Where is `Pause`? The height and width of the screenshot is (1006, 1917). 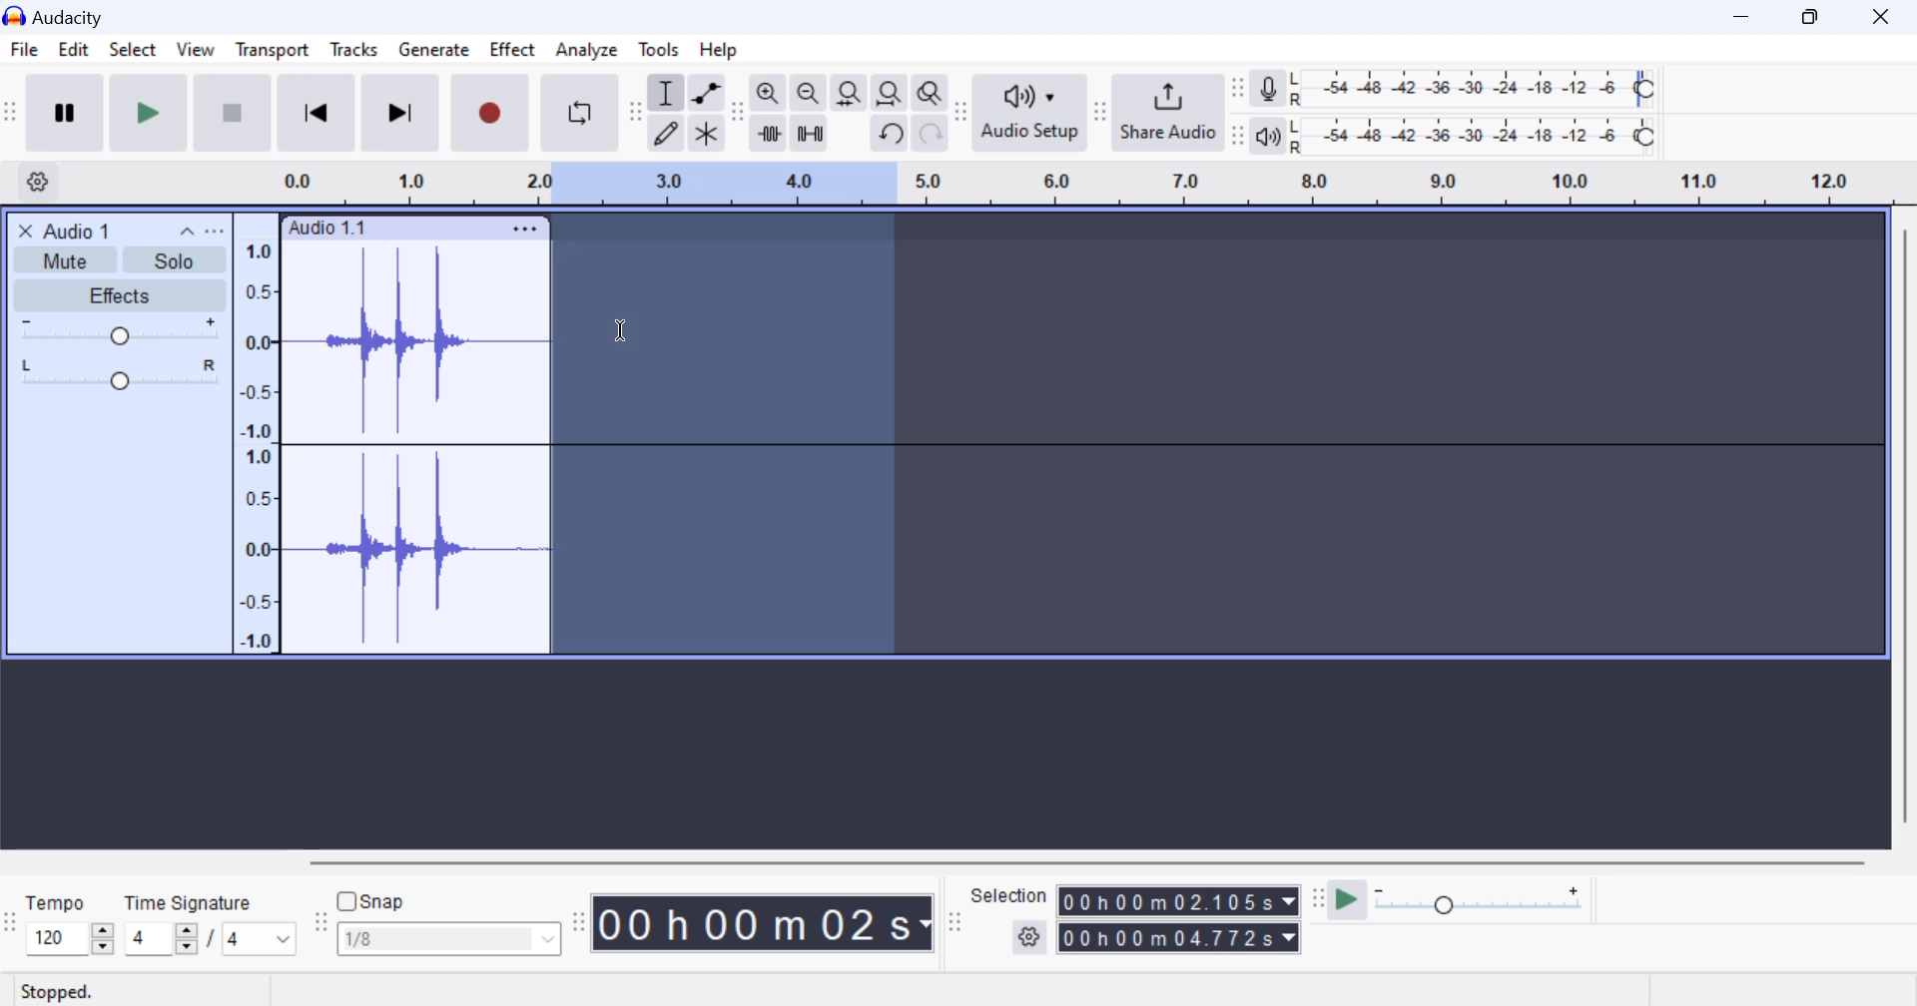 Pause is located at coordinates (64, 113).